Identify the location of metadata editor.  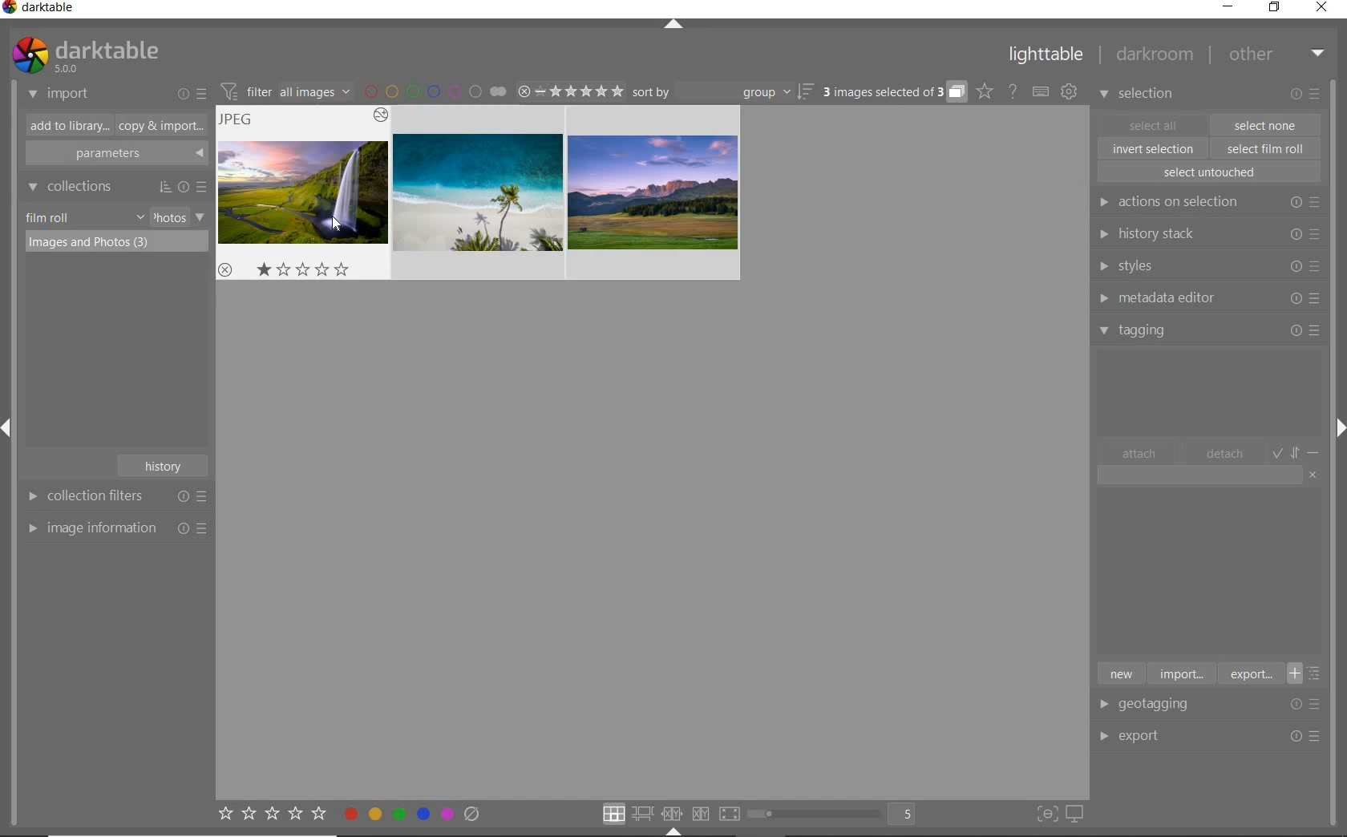
(1206, 298).